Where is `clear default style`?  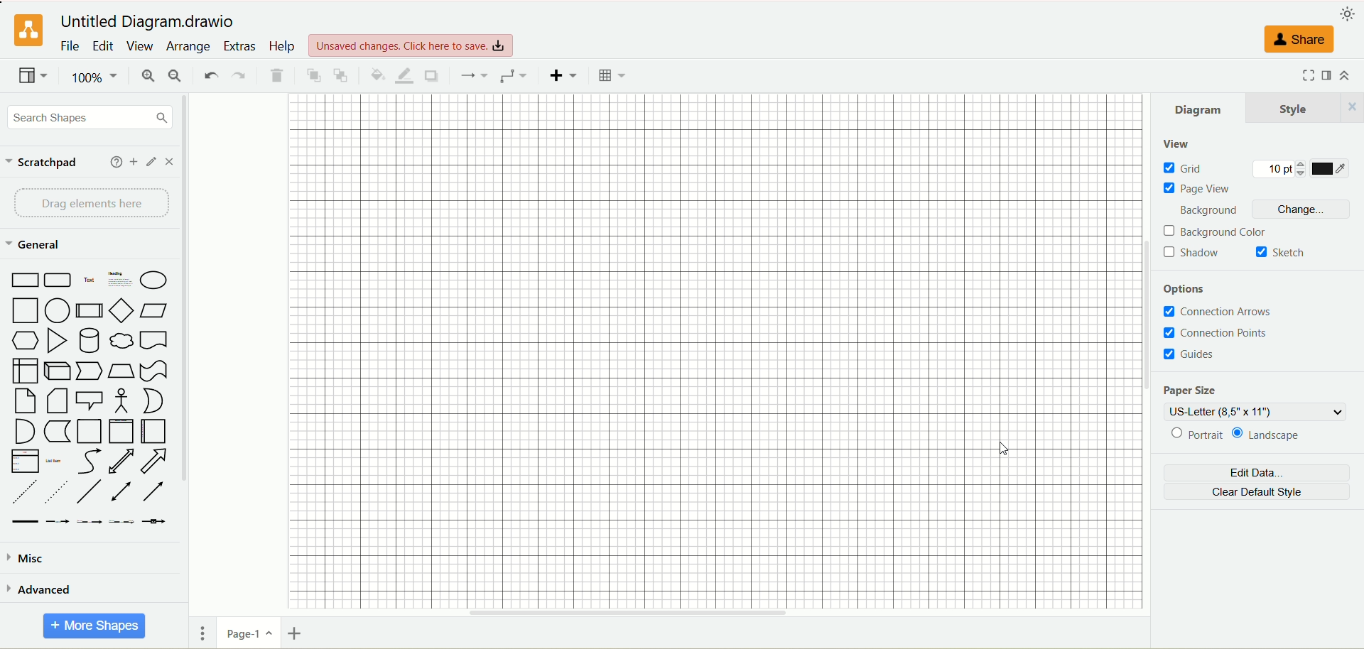 clear default style is located at coordinates (1263, 493).